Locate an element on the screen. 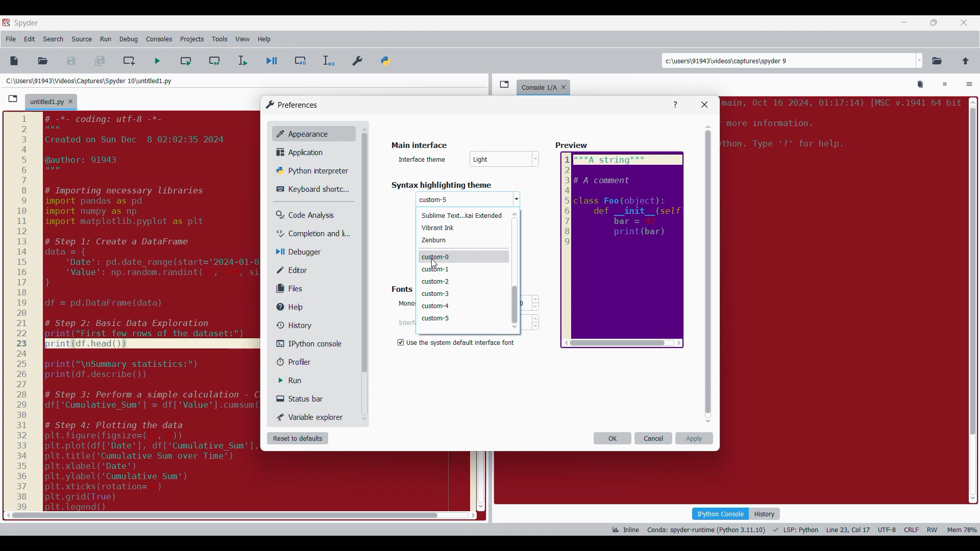  IPython console is located at coordinates (306, 343).